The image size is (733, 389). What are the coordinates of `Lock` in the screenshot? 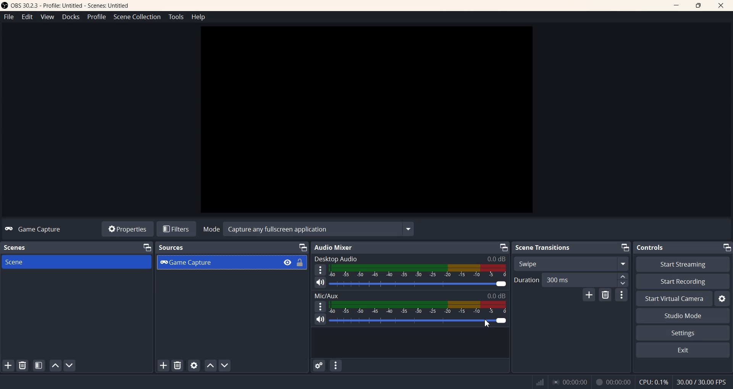 It's located at (300, 262).